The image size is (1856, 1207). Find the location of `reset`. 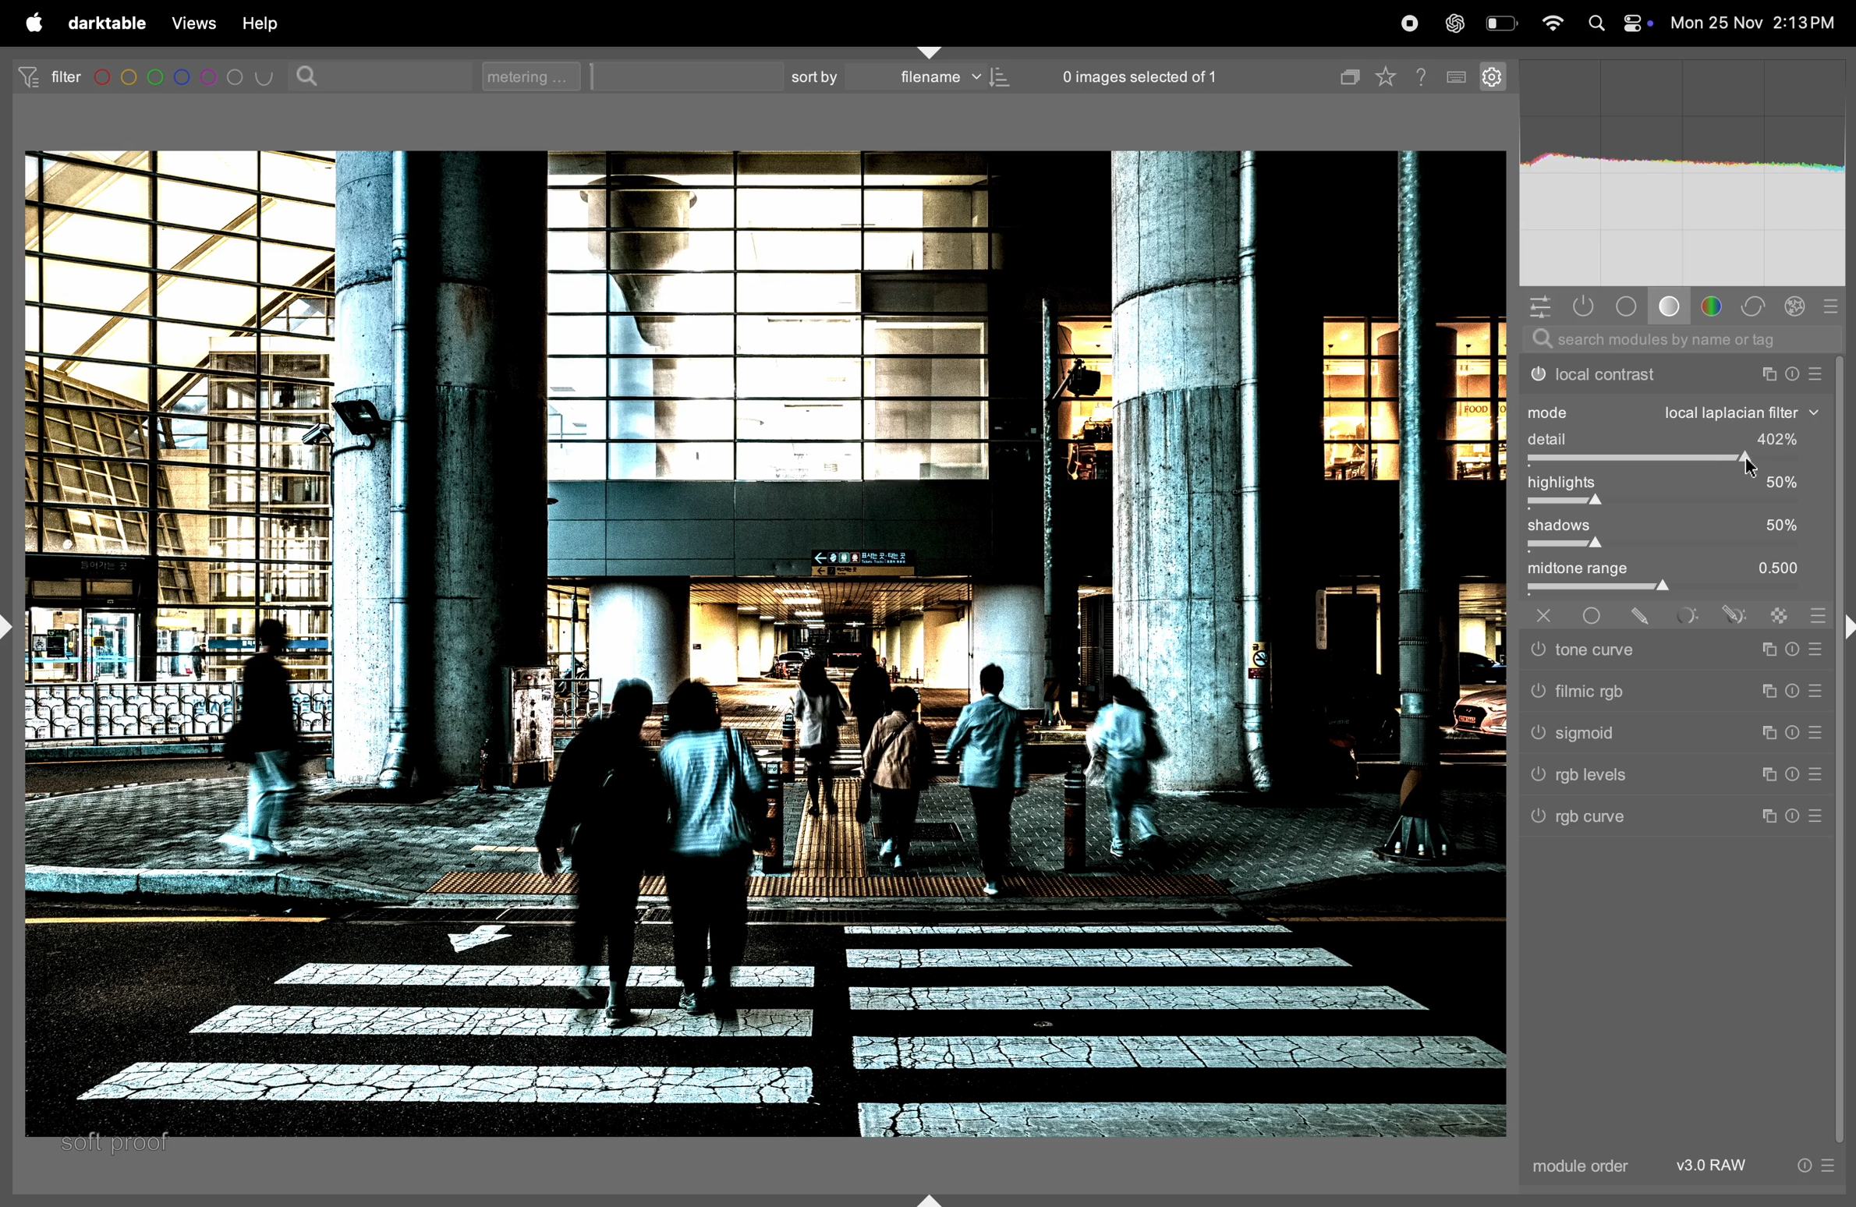

reset is located at coordinates (1794, 688).